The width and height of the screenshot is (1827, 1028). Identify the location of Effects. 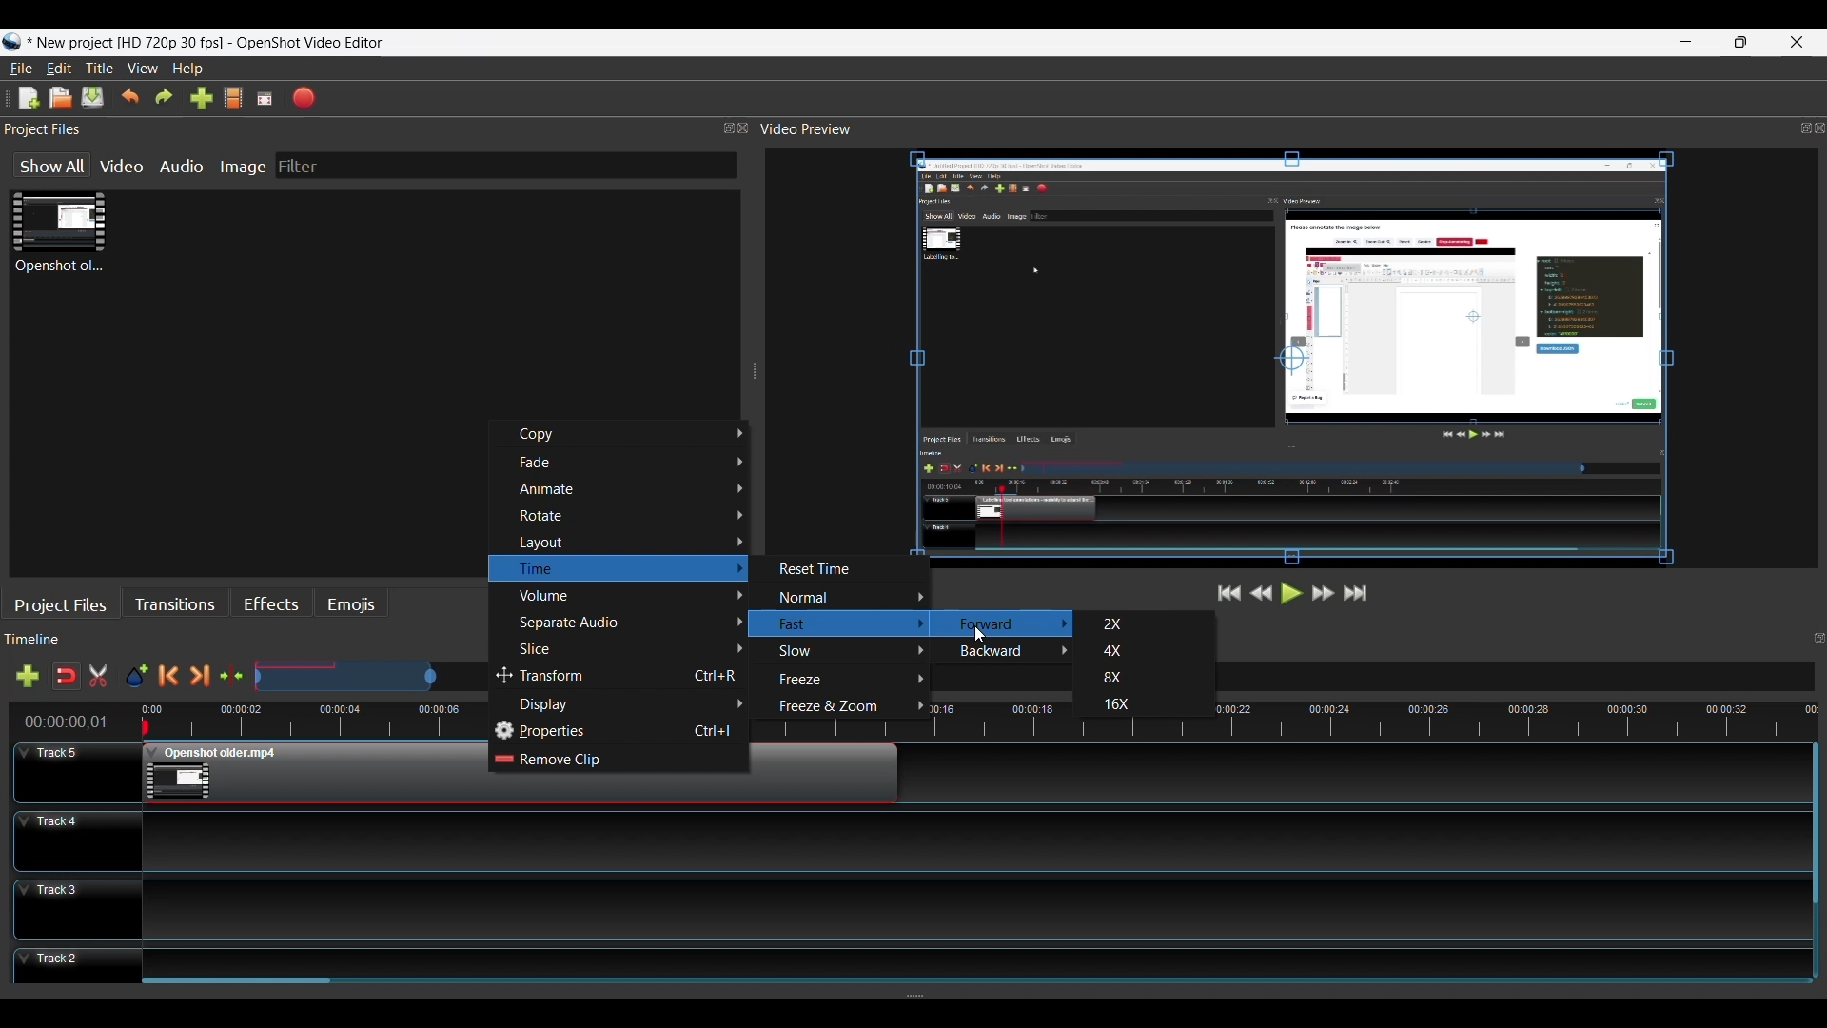
(271, 605).